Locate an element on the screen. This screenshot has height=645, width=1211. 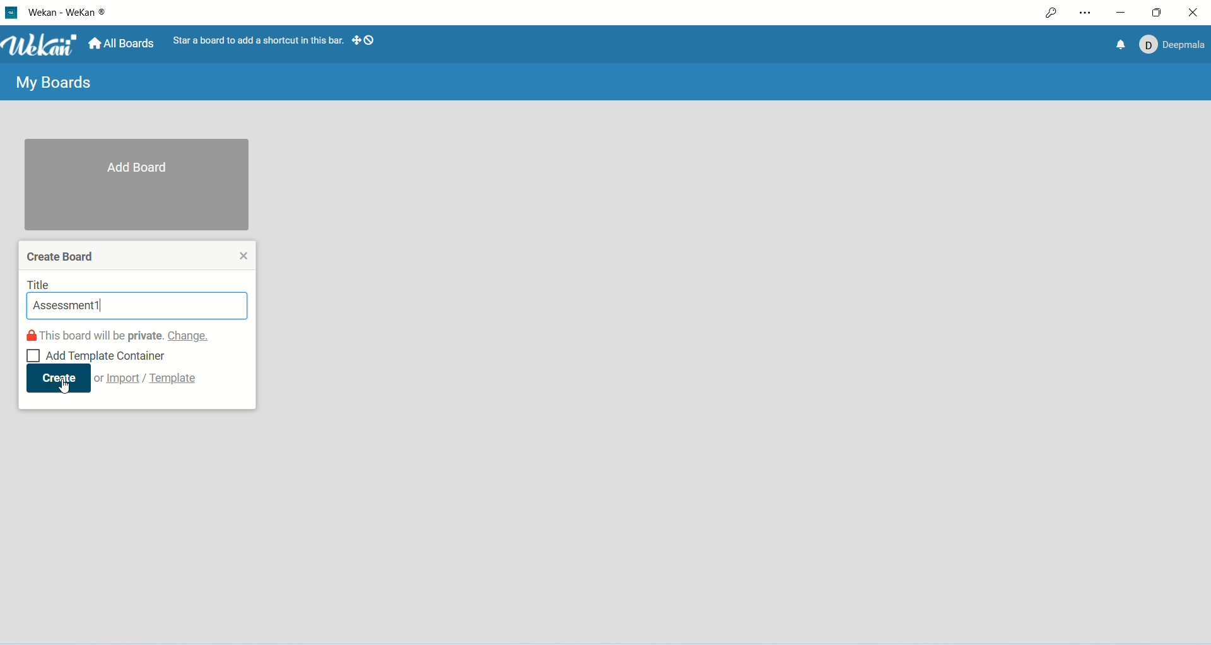
minimize is located at coordinates (1125, 11).